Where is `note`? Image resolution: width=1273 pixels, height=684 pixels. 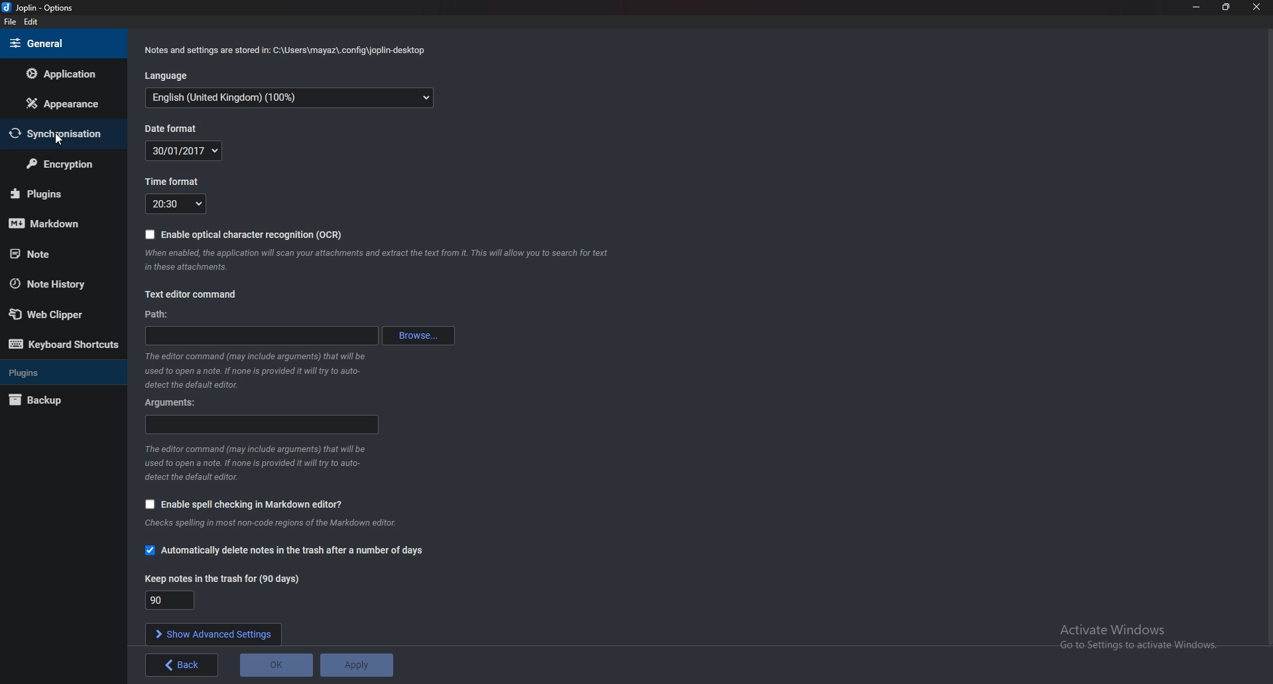
note is located at coordinates (50, 254).